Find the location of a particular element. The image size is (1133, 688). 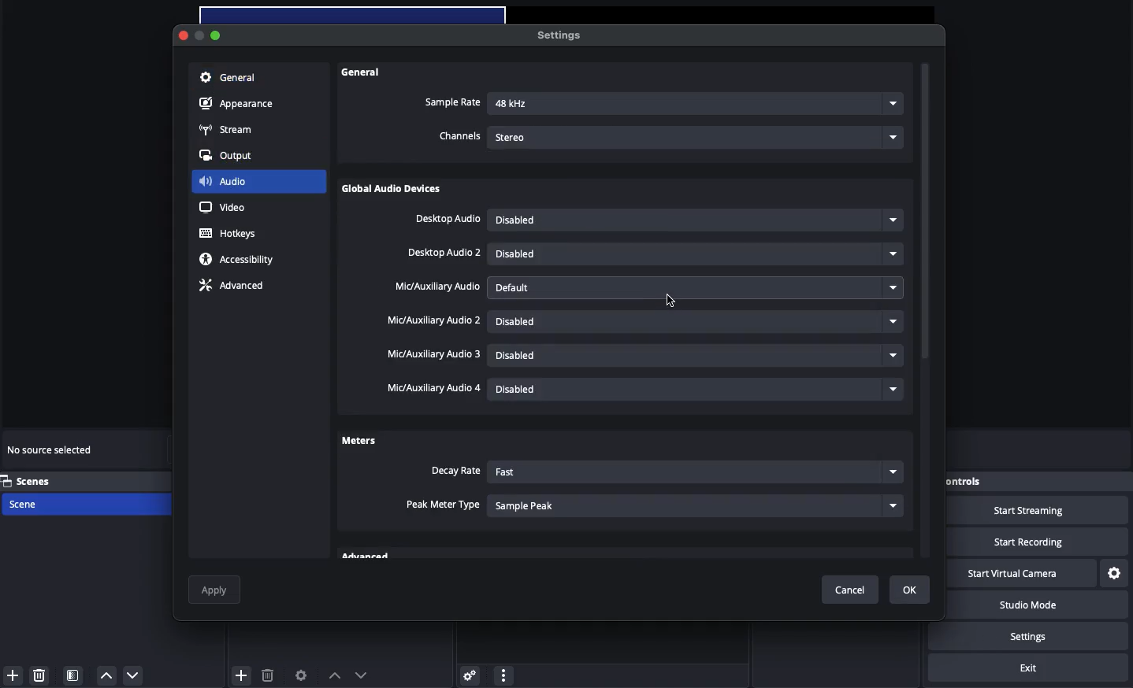

Settings is located at coordinates (1115, 574).